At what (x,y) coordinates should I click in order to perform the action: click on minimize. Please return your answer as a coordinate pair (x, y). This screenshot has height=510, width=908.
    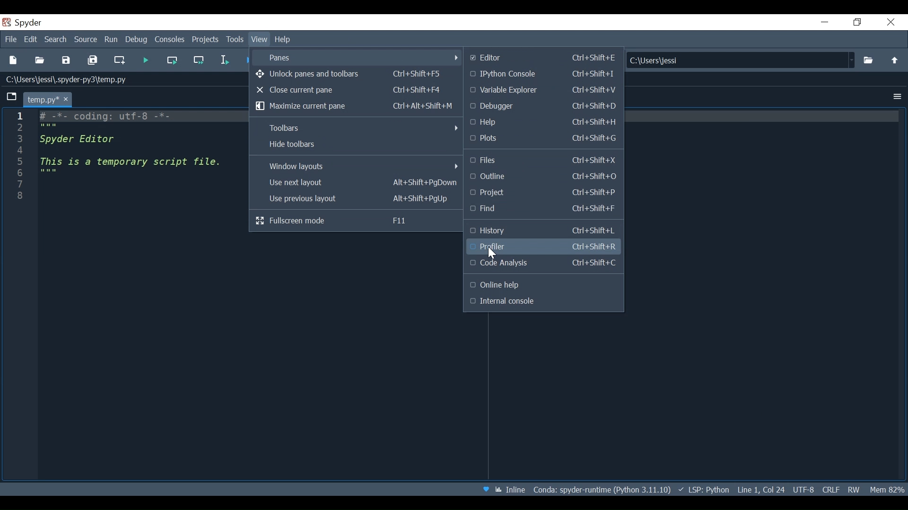
    Looking at the image, I should click on (825, 22).